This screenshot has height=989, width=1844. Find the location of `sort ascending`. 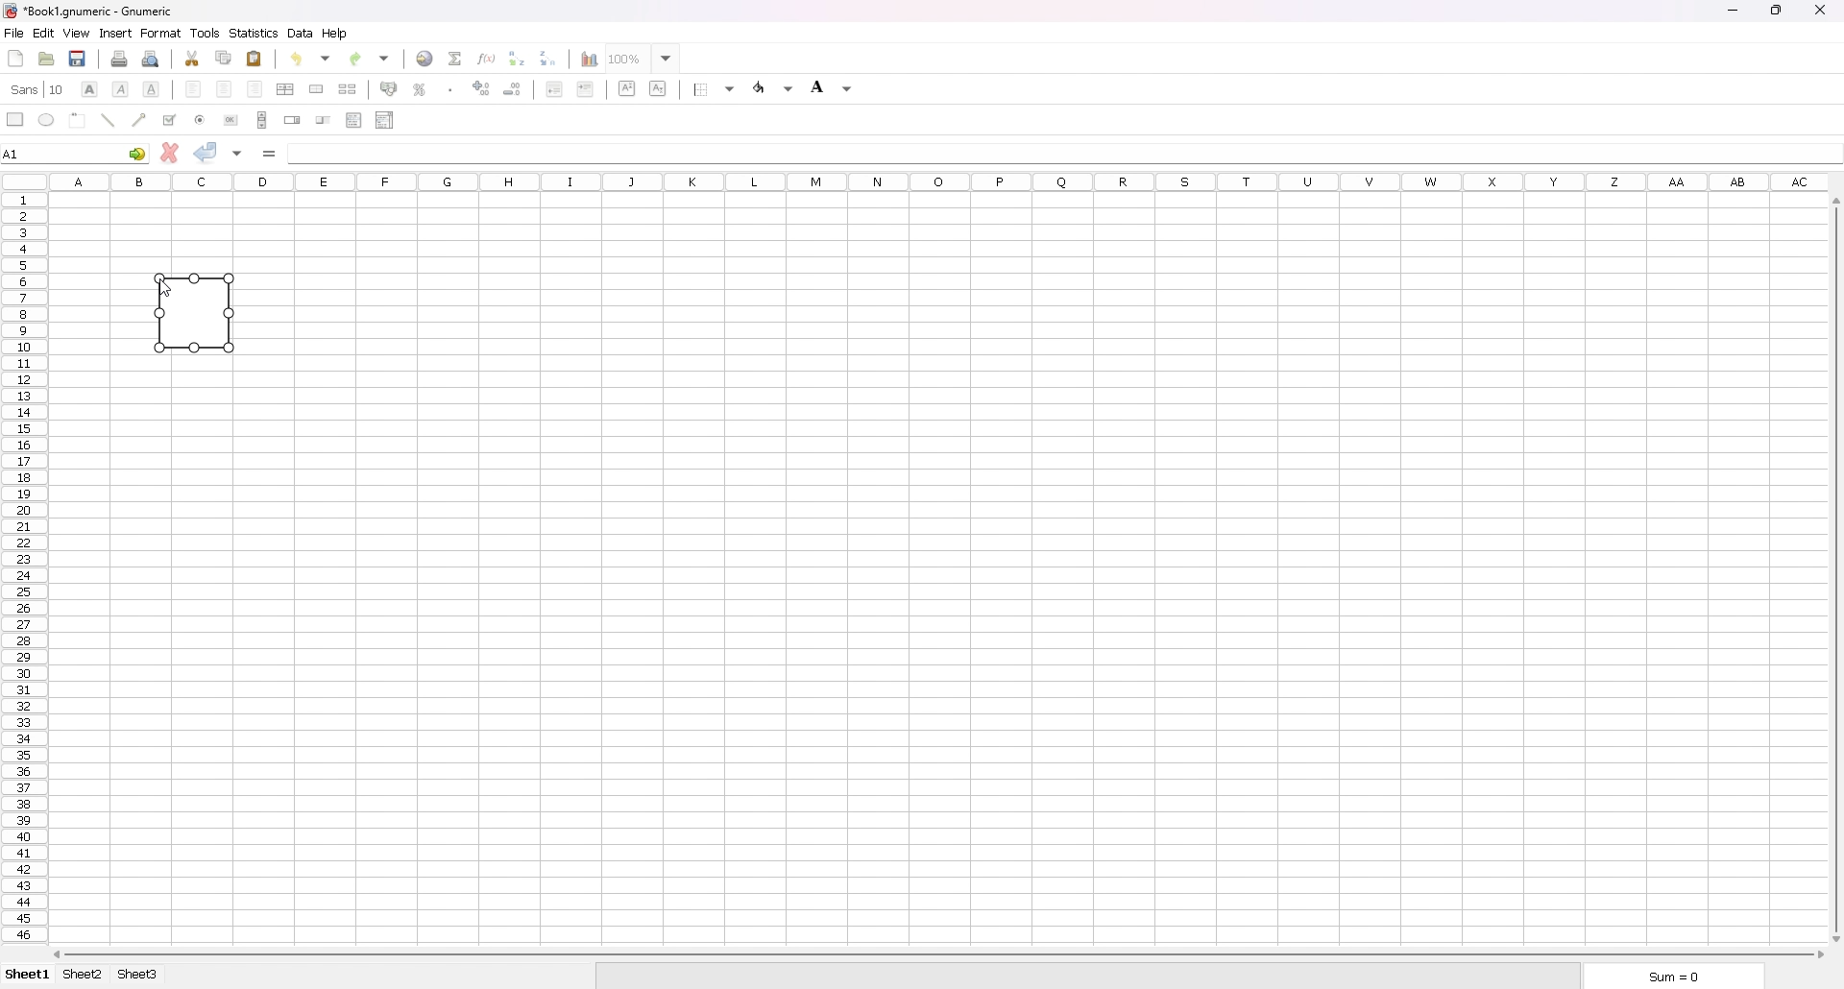

sort ascending is located at coordinates (518, 58).